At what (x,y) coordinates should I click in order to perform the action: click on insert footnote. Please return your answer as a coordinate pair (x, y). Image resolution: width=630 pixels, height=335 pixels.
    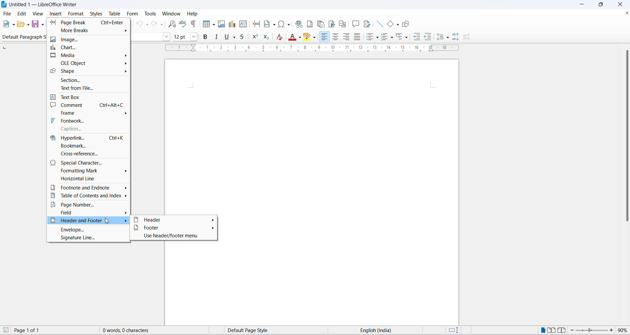
    Looking at the image, I should click on (310, 24).